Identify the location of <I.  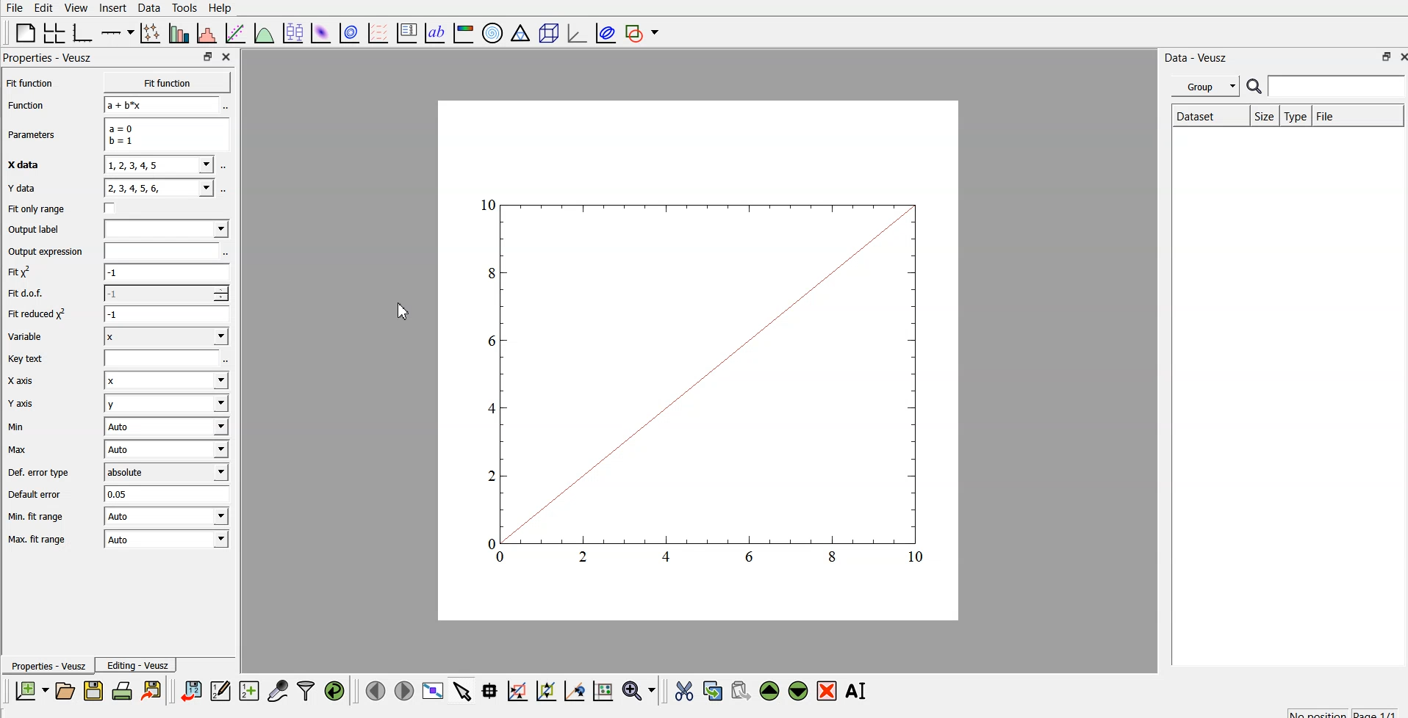
(165, 337).